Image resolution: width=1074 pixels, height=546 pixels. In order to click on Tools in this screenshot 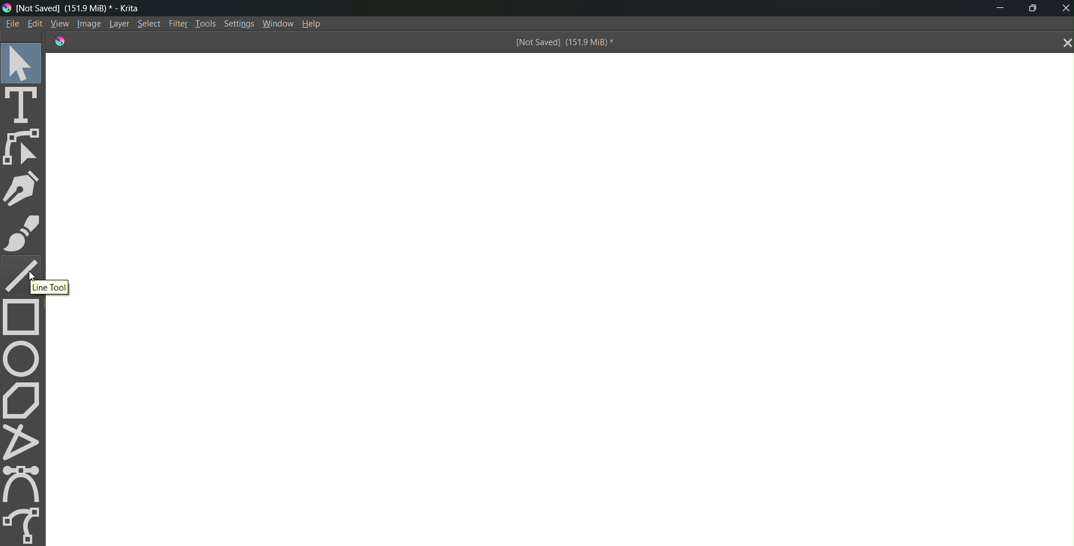, I will do `click(204, 23)`.